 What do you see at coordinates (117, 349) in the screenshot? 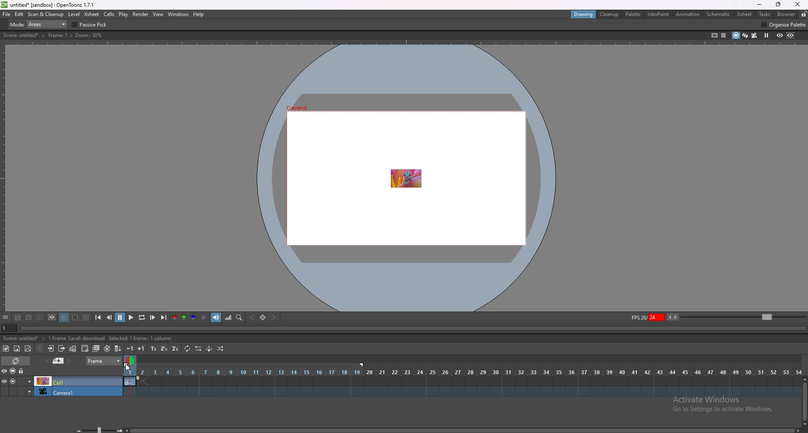
I see `fill in empty cells` at bounding box center [117, 349].